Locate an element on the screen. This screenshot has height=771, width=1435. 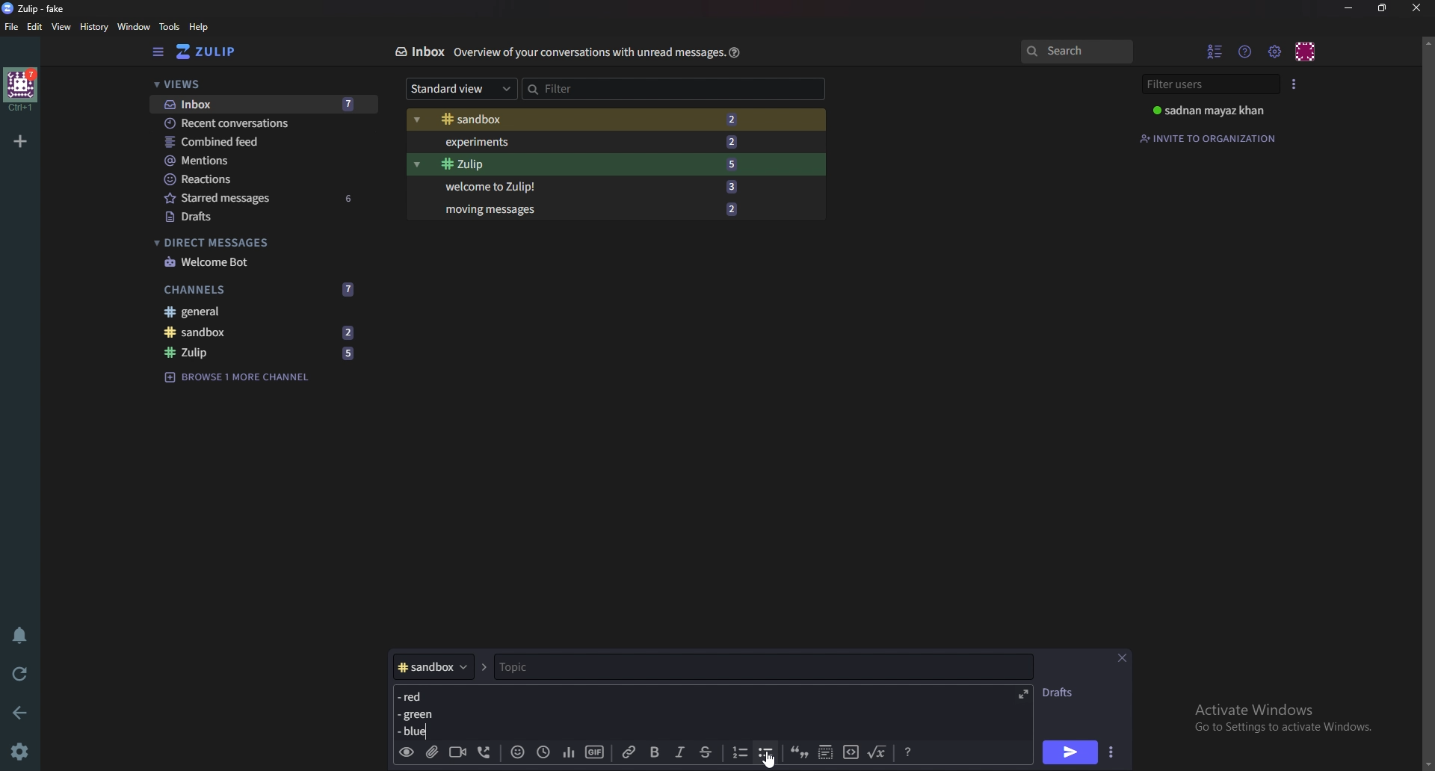
Message is located at coordinates (423, 715).